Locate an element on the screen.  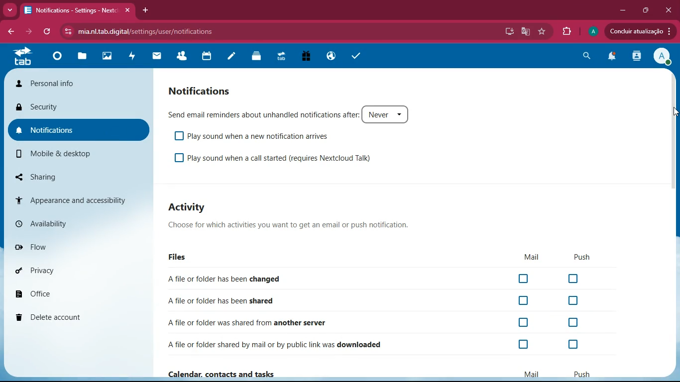
off is located at coordinates (522, 279).